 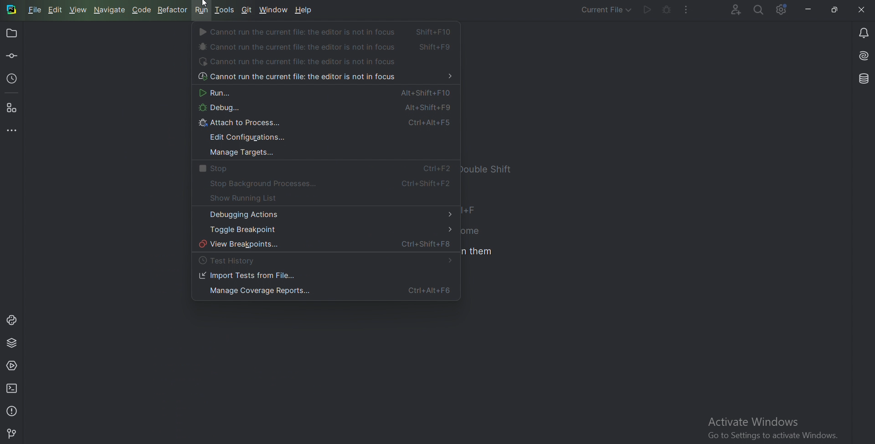 What do you see at coordinates (80, 10) in the screenshot?
I see `view` at bounding box center [80, 10].